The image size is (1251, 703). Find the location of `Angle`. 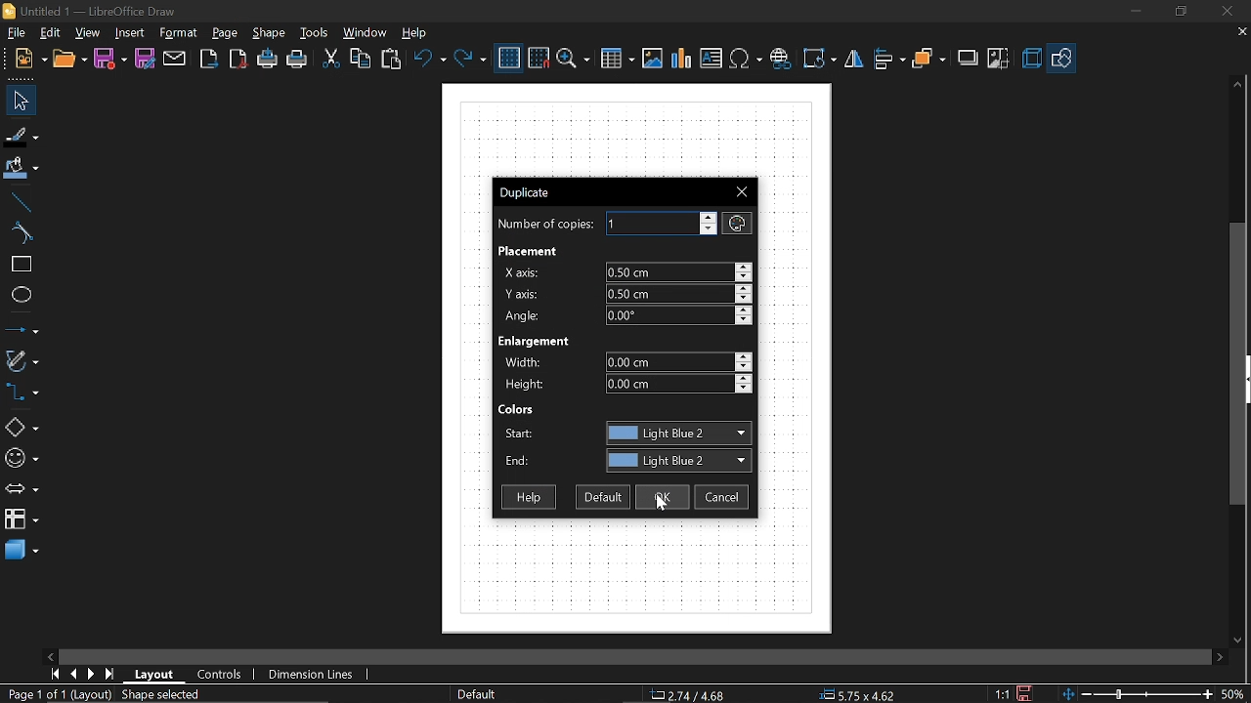

Angle is located at coordinates (525, 315).